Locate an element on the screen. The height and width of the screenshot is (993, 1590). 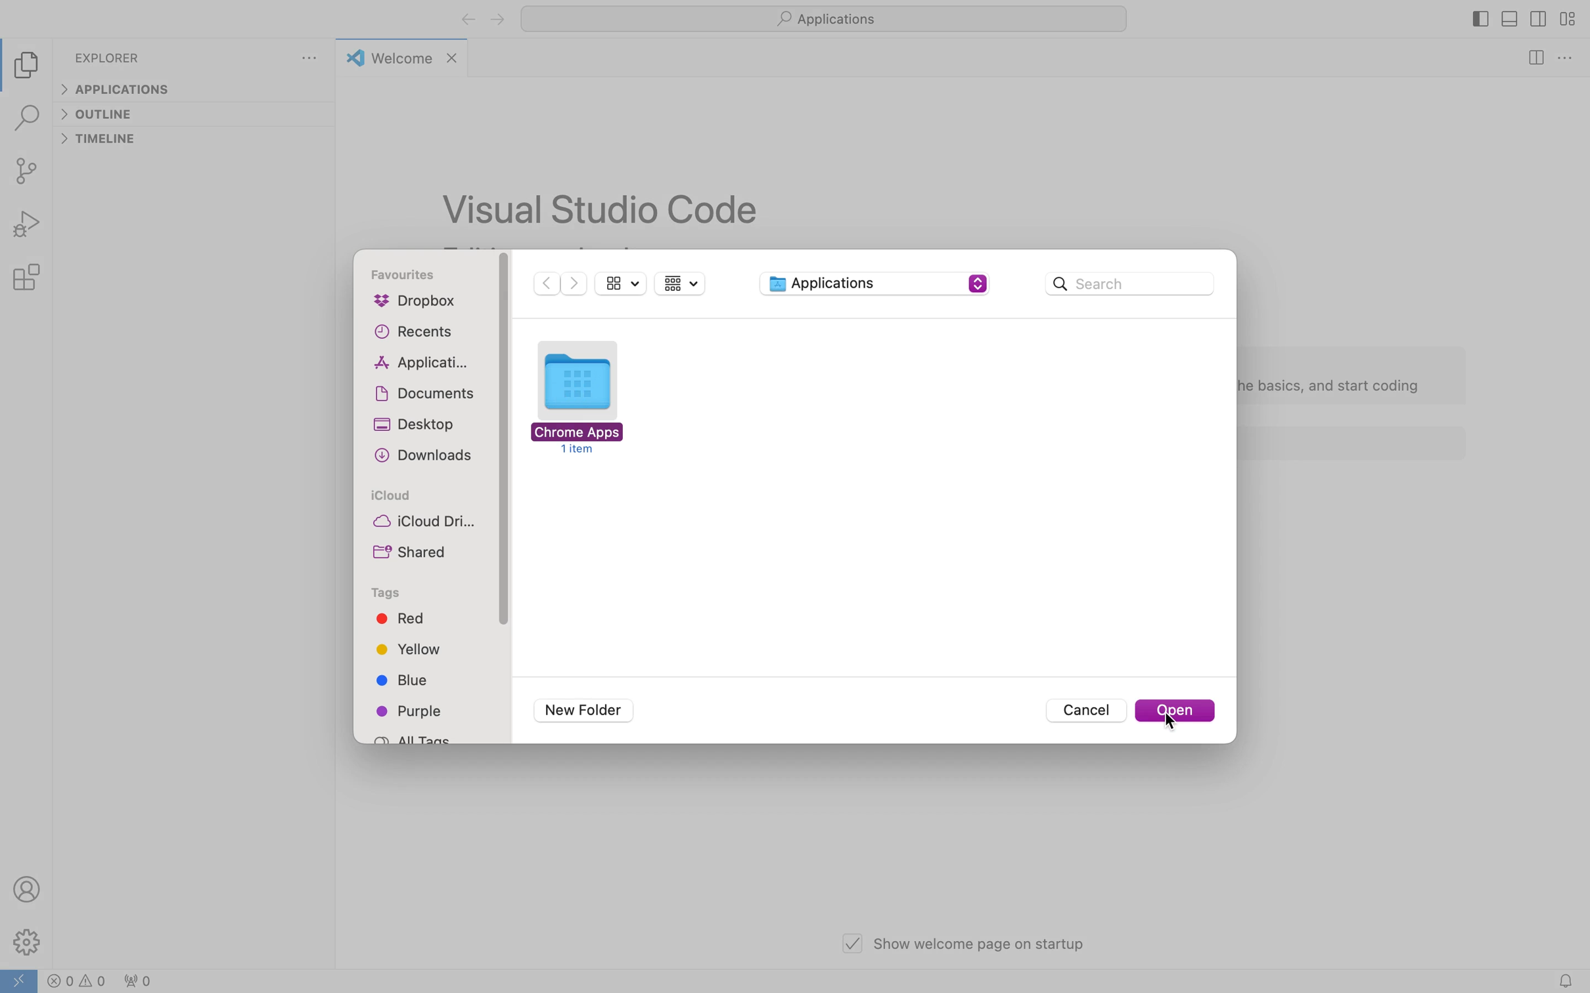
run and debug is located at coordinates (30, 225).